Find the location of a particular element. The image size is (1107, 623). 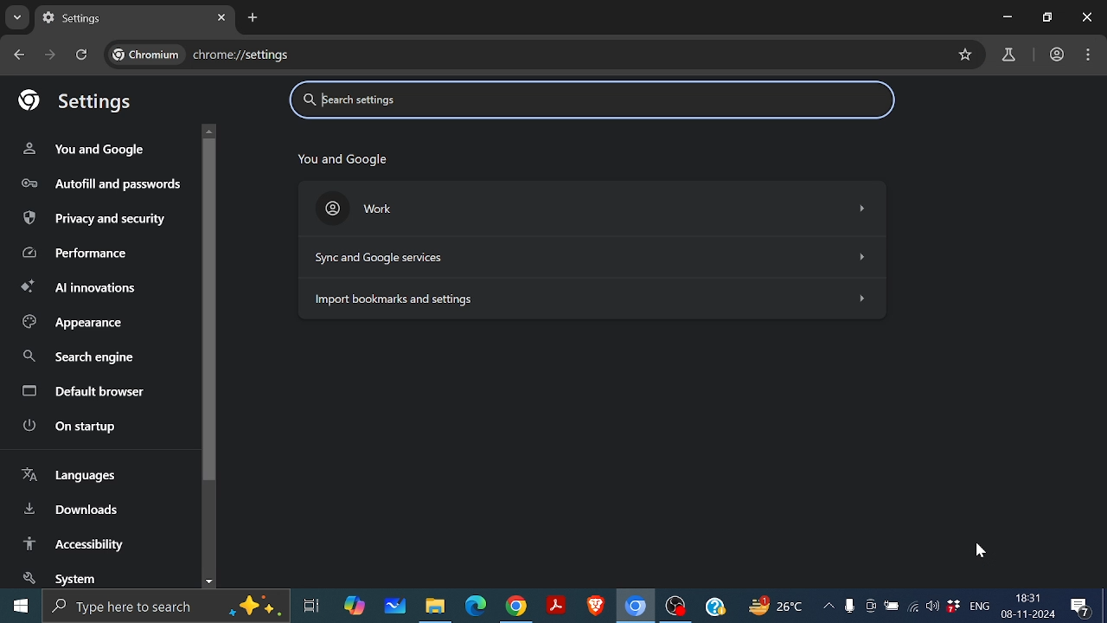

sound is located at coordinates (932, 609).